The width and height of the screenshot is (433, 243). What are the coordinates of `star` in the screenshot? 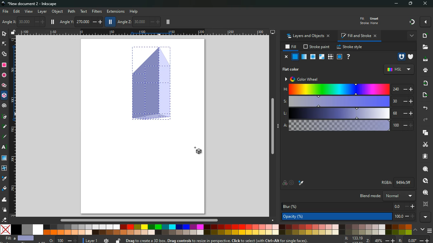 It's located at (4, 86).